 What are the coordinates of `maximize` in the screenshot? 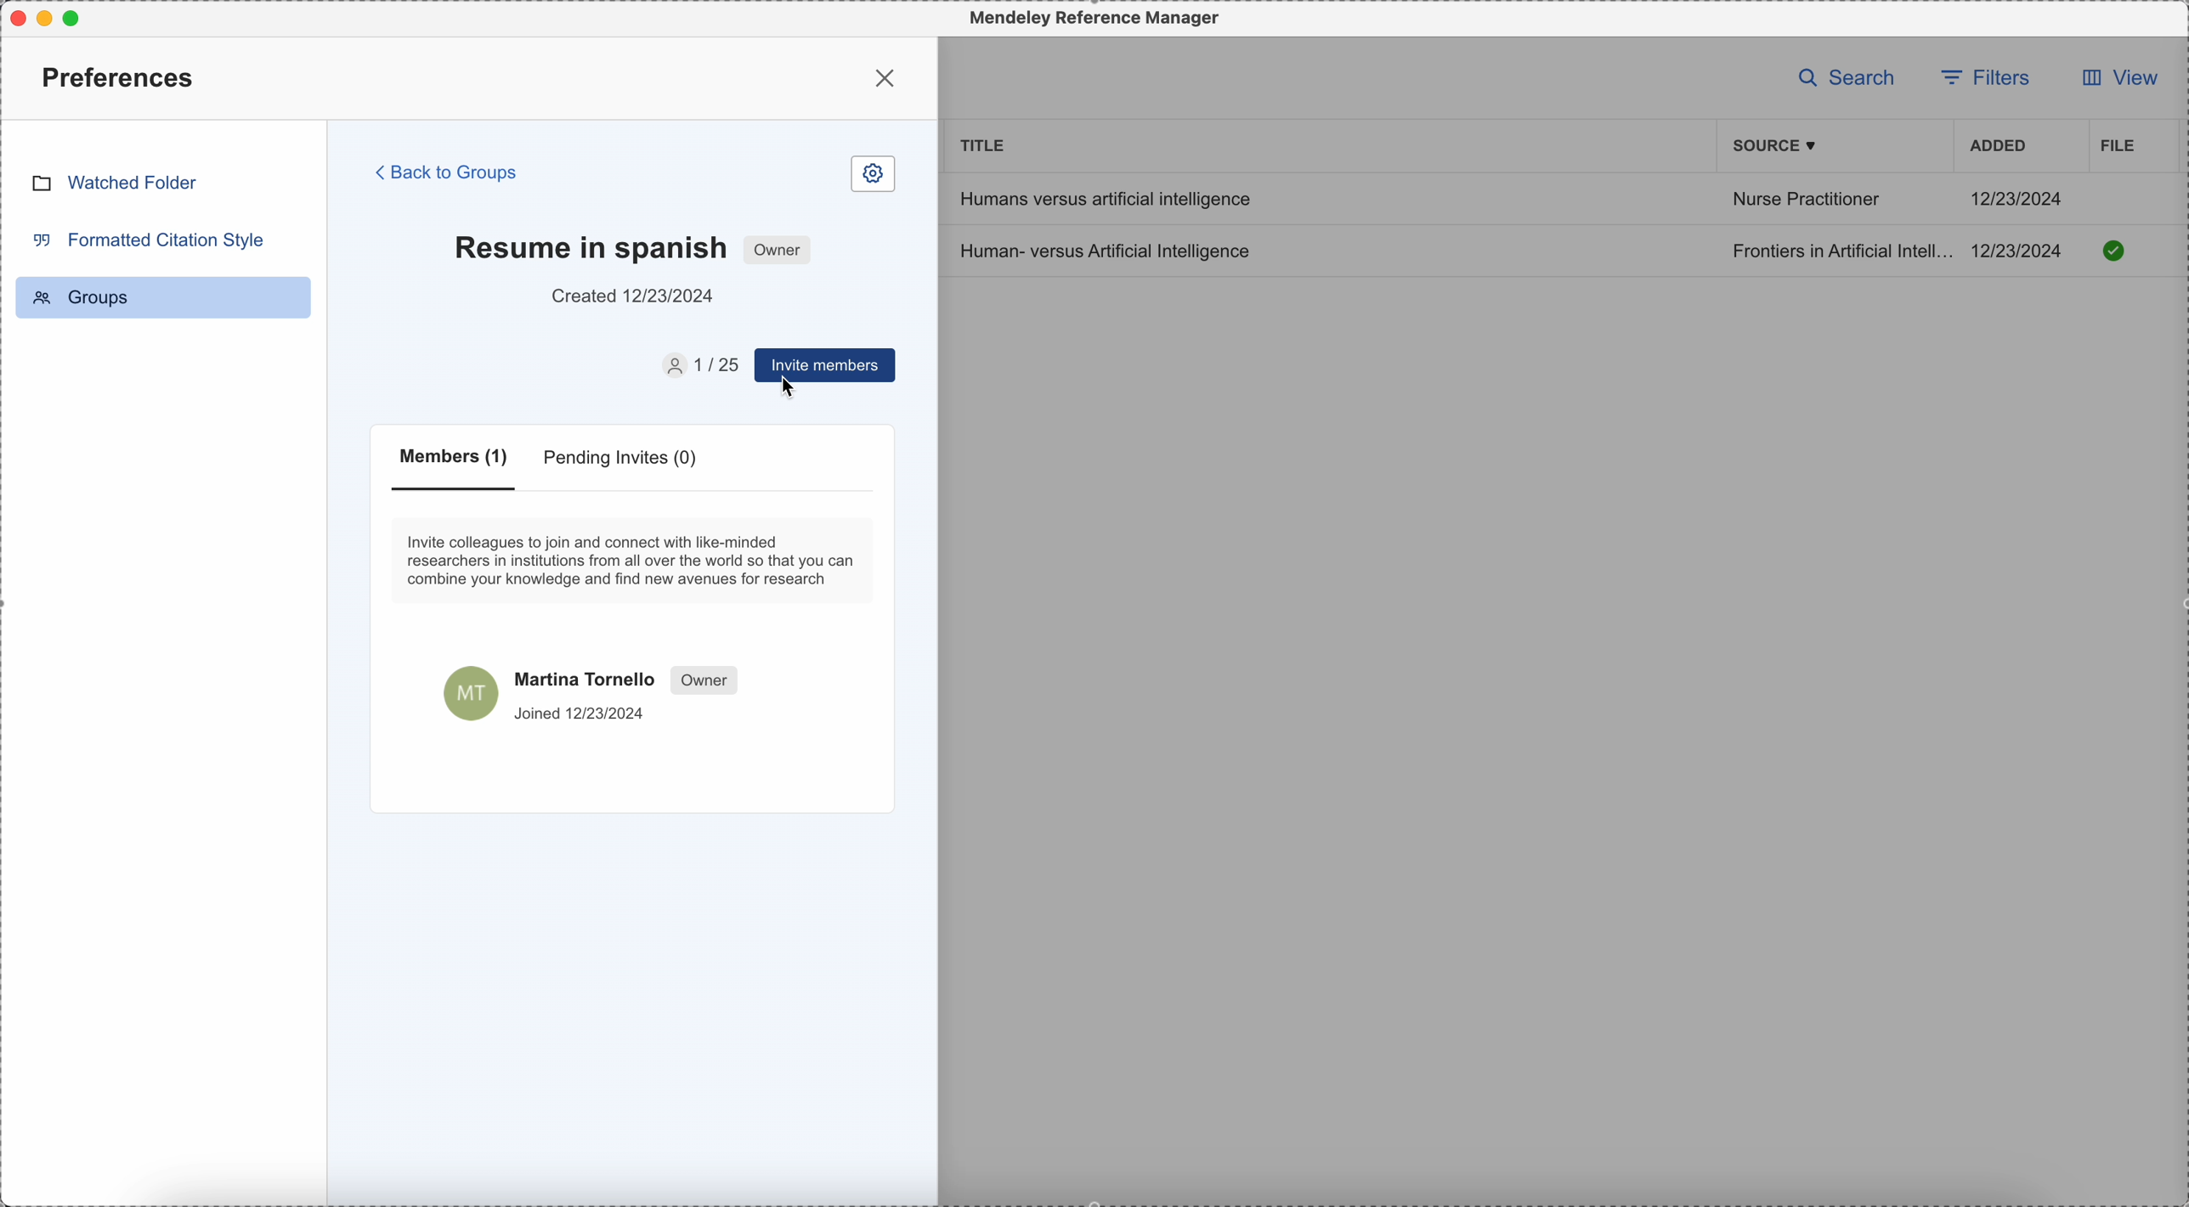 It's located at (78, 17).